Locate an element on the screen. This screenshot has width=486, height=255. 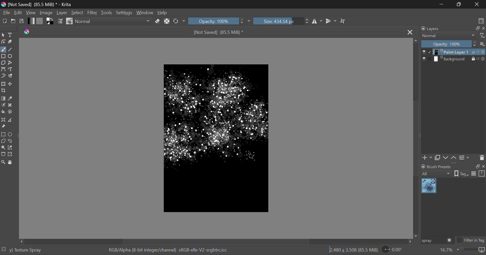
Open is located at coordinates (13, 21).